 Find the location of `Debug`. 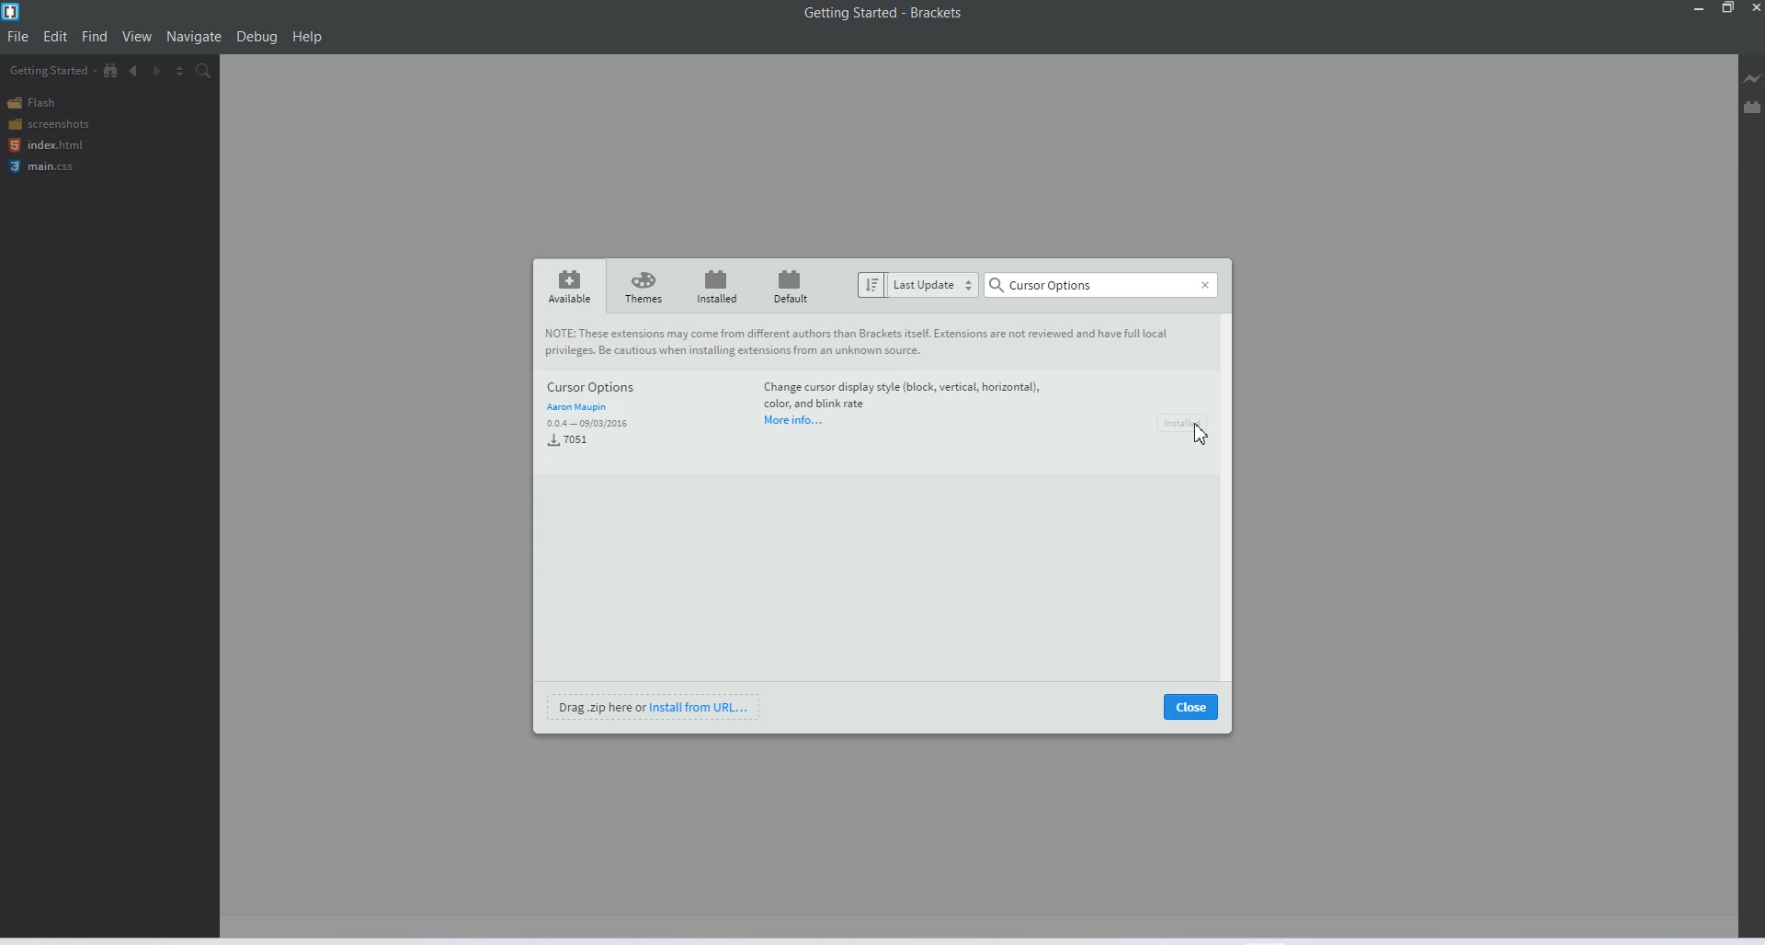

Debug is located at coordinates (256, 37).